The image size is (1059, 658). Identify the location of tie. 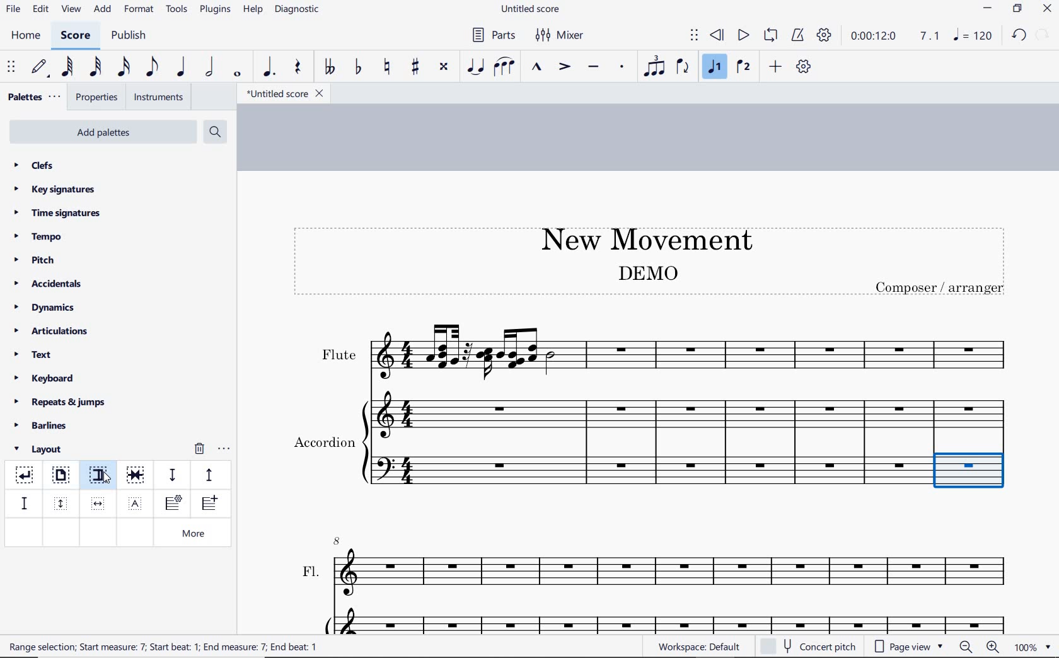
(477, 67).